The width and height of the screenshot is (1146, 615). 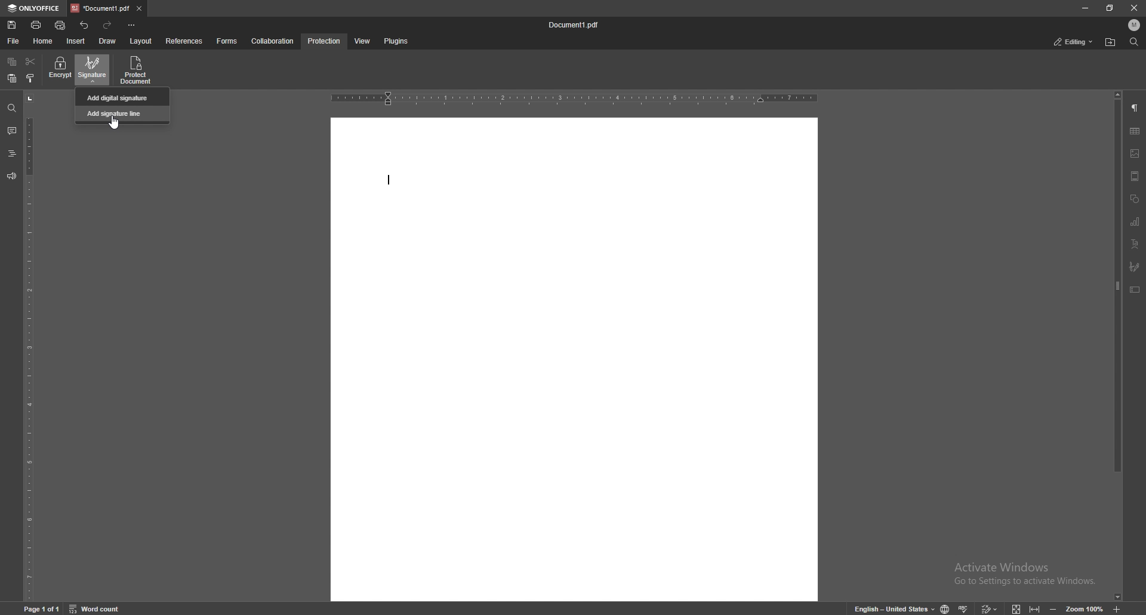 What do you see at coordinates (123, 97) in the screenshot?
I see `add digital signature` at bounding box center [123, 97].